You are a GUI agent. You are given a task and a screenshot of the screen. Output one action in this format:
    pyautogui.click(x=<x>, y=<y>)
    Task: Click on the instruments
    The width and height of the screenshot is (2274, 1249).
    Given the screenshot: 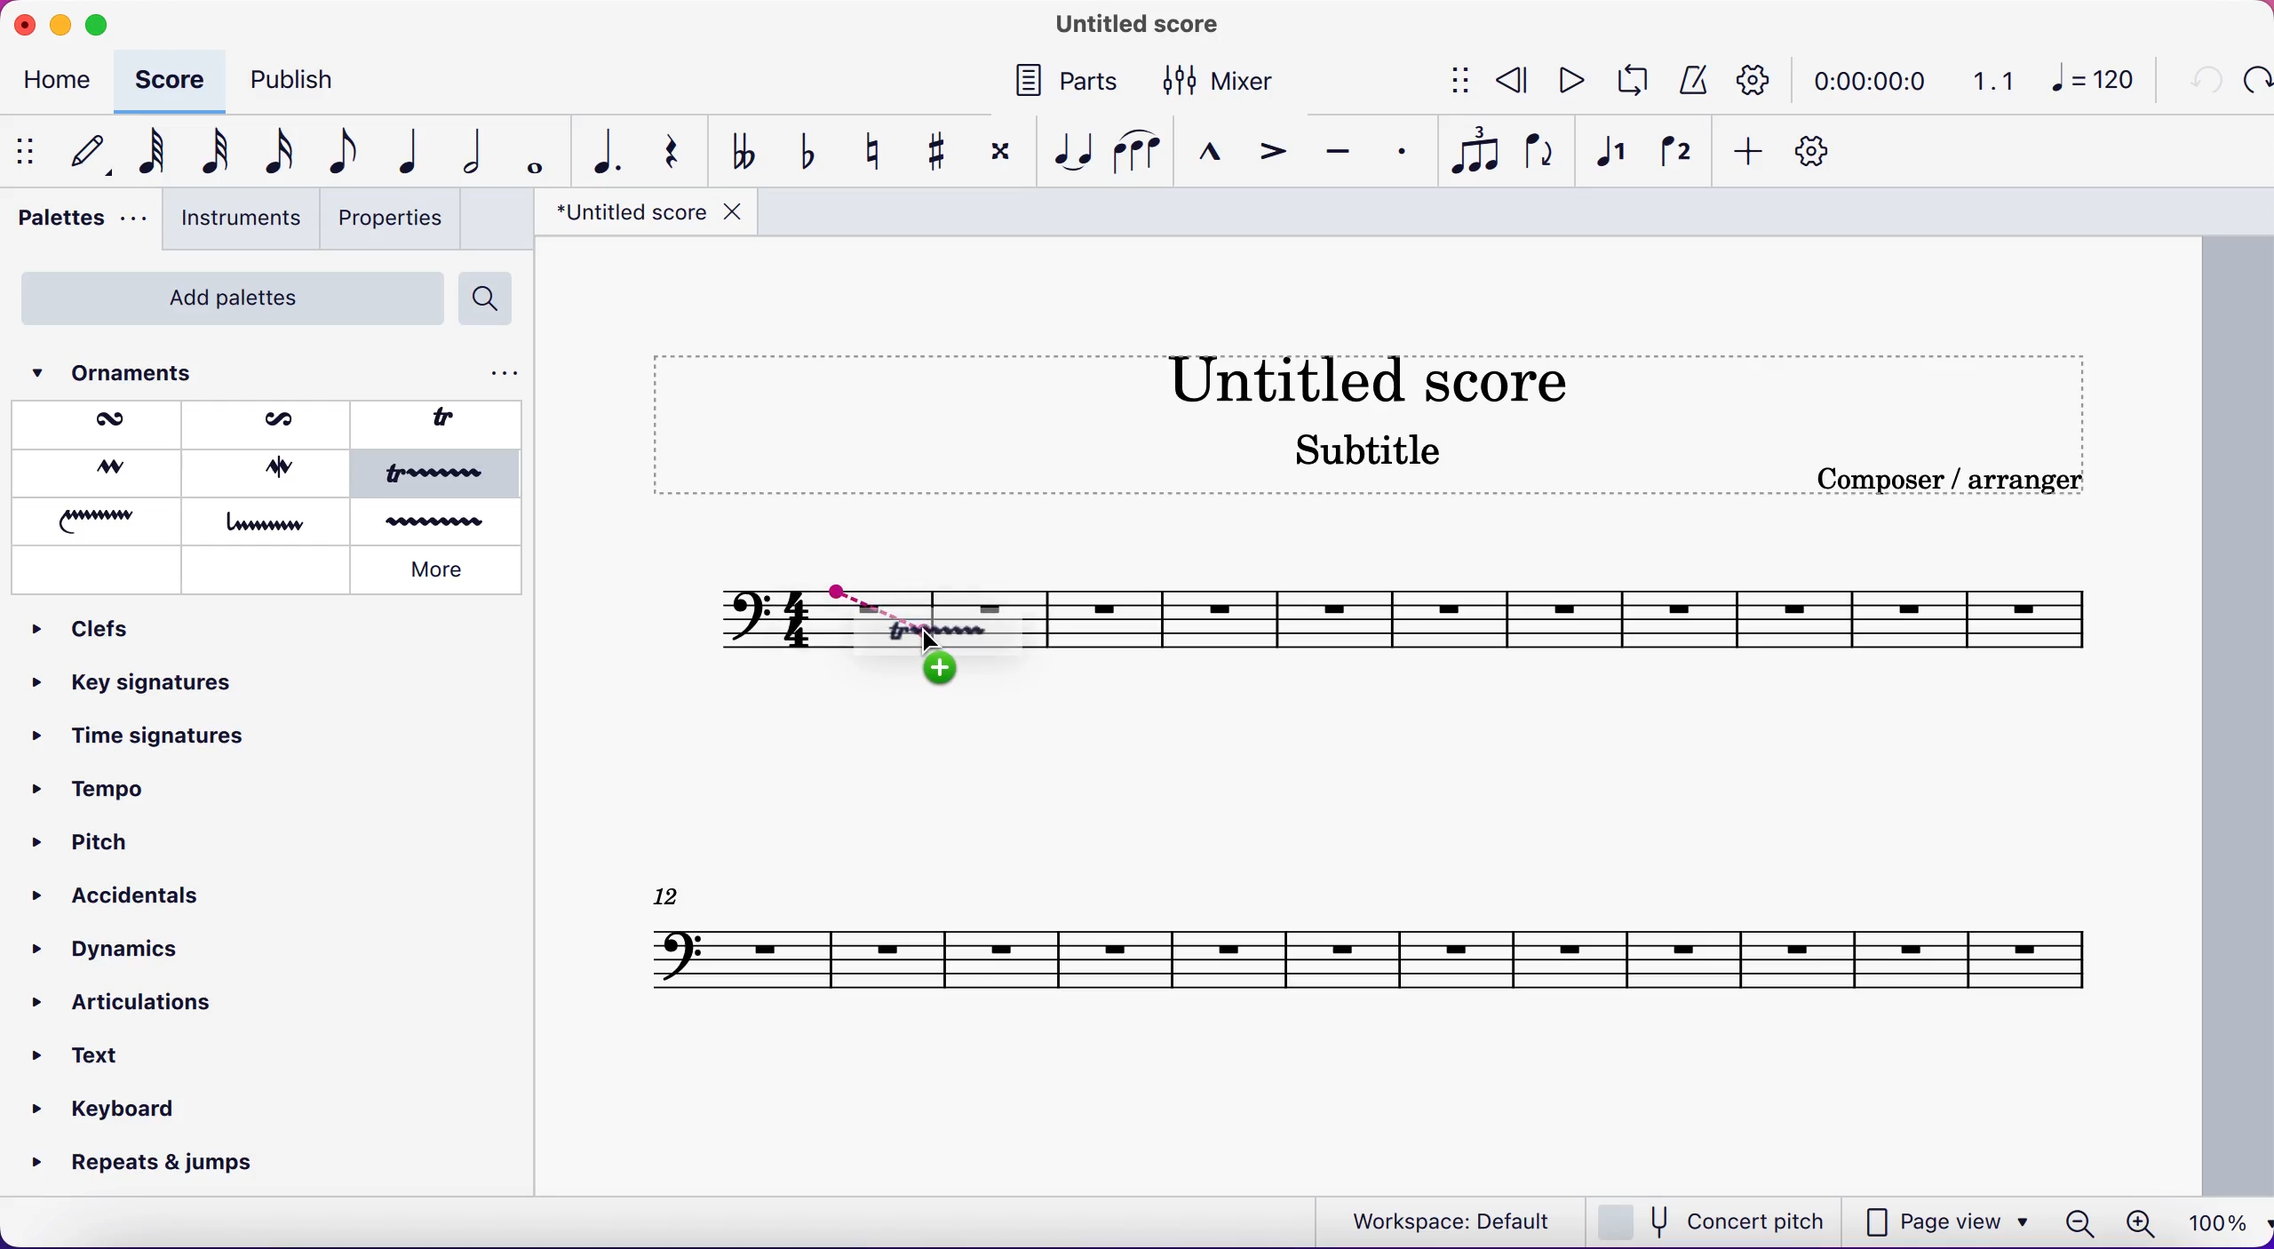 What is the action you would take?
    pyautogui.click(x=239, y=220)
    